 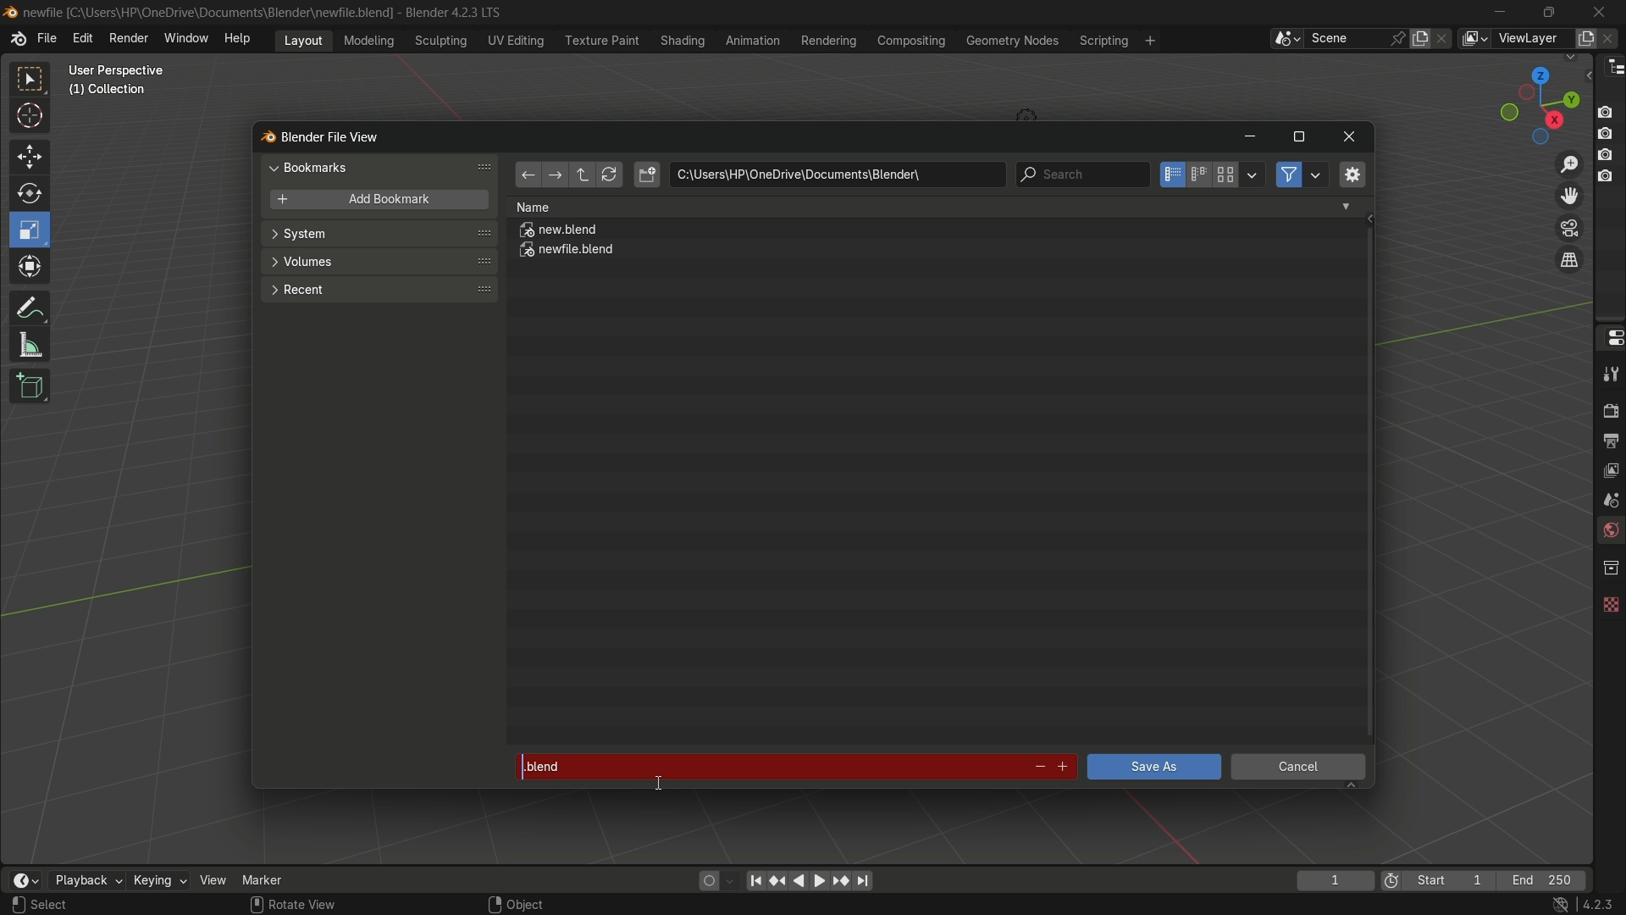 What do you see at coordinates (1153, 767) in the screenshot?
I see `save as` at bounding box center [1153, 767].